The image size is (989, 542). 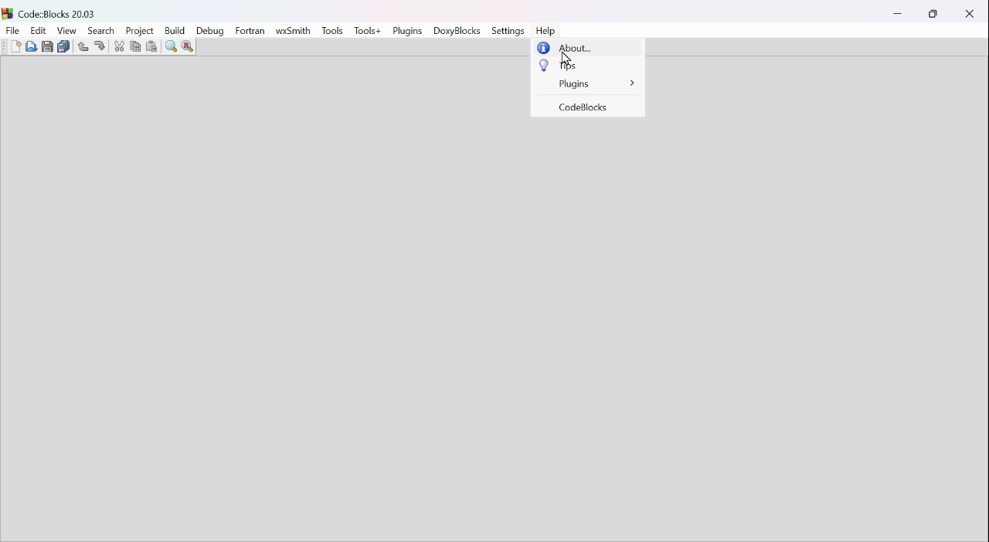 What do you see at coordinates (117, 46) in the screenshot?
I see `Cut` at bounding box center [117, 46].